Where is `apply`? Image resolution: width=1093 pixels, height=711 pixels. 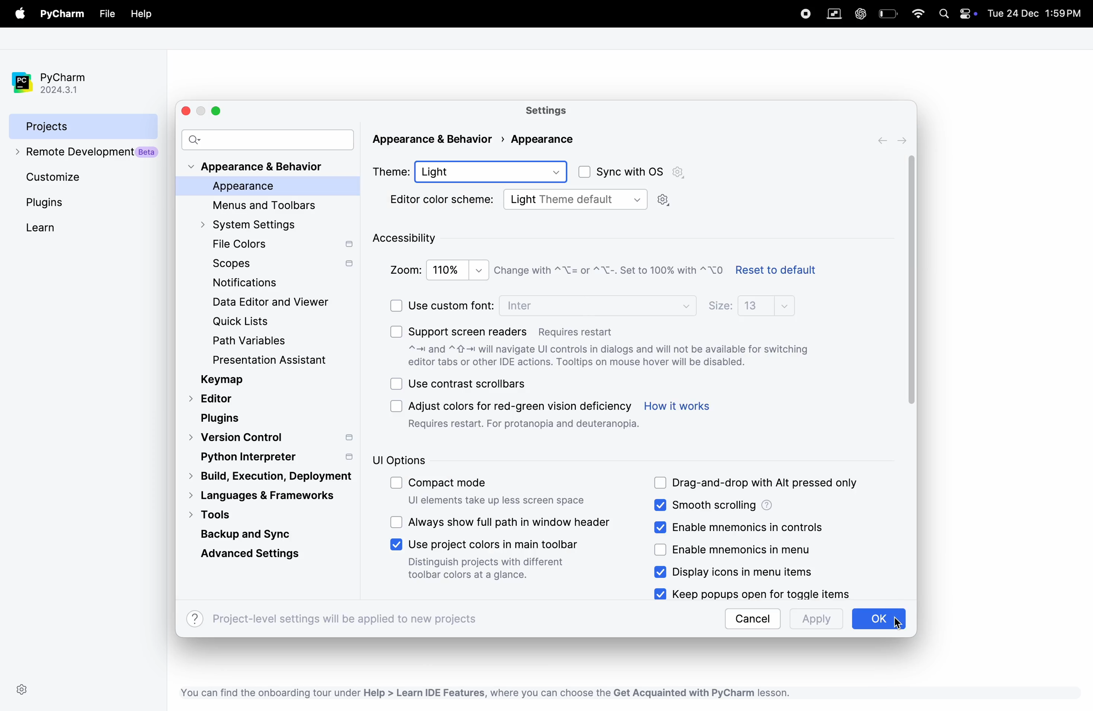
apply is located at coordinates (814, 621).